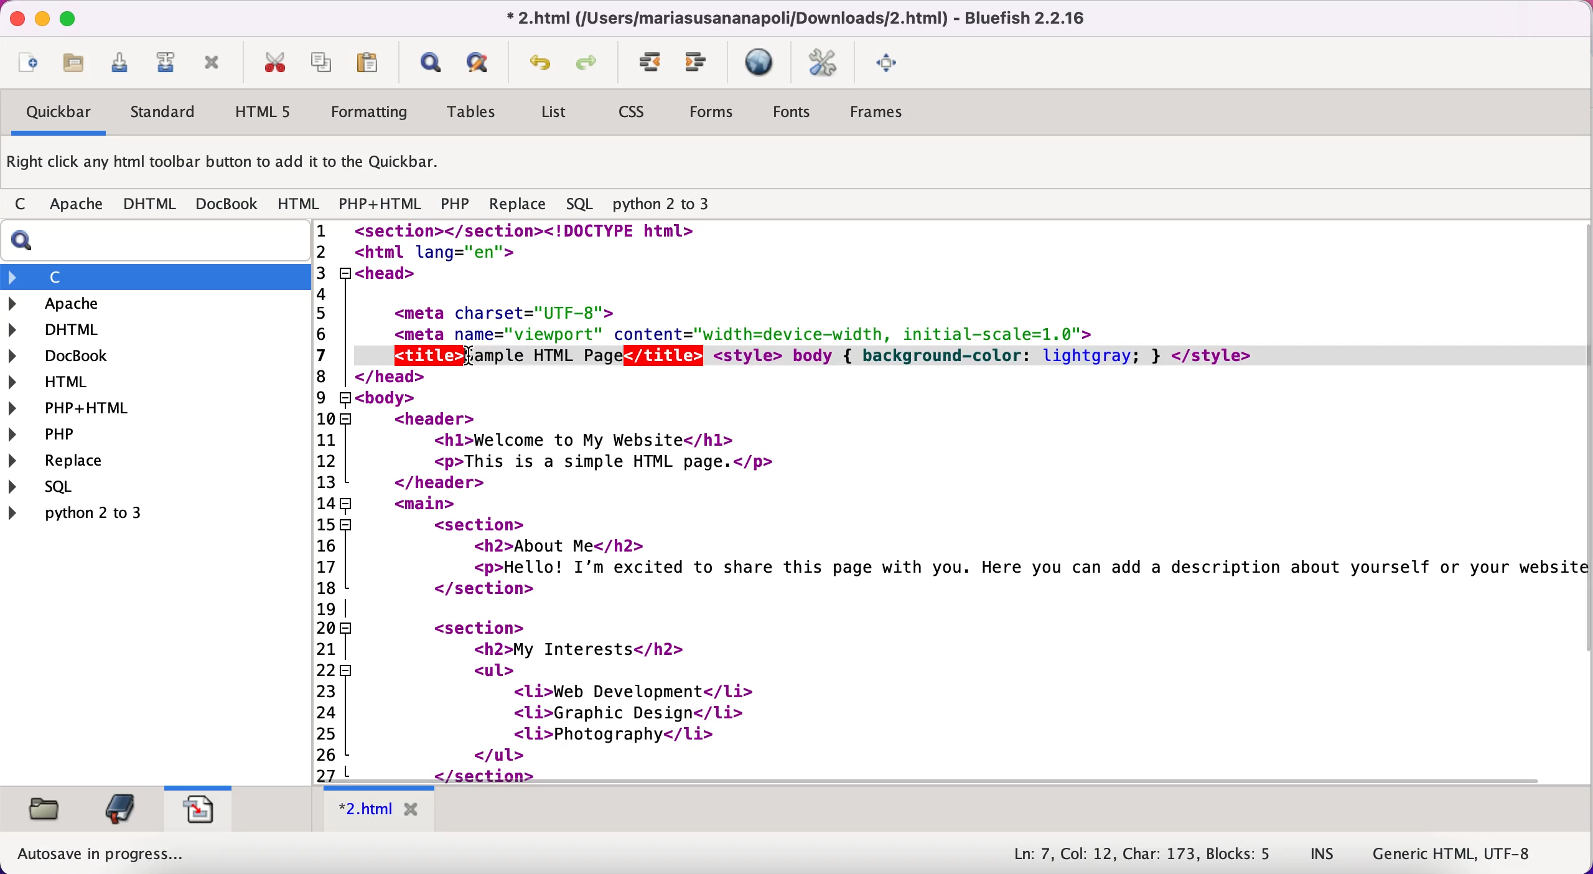 Image resolution: width=1593 pixels, height=874 pixels. Describe the element at coordinates (228, 203) in the screenshot. I see `docbook` at that location.